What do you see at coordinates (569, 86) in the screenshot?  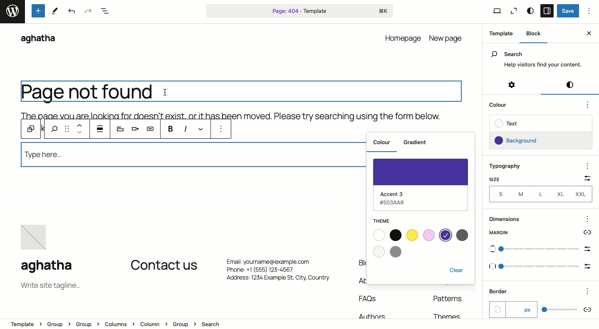 I see `Styles` at bounding box center [569, 86].